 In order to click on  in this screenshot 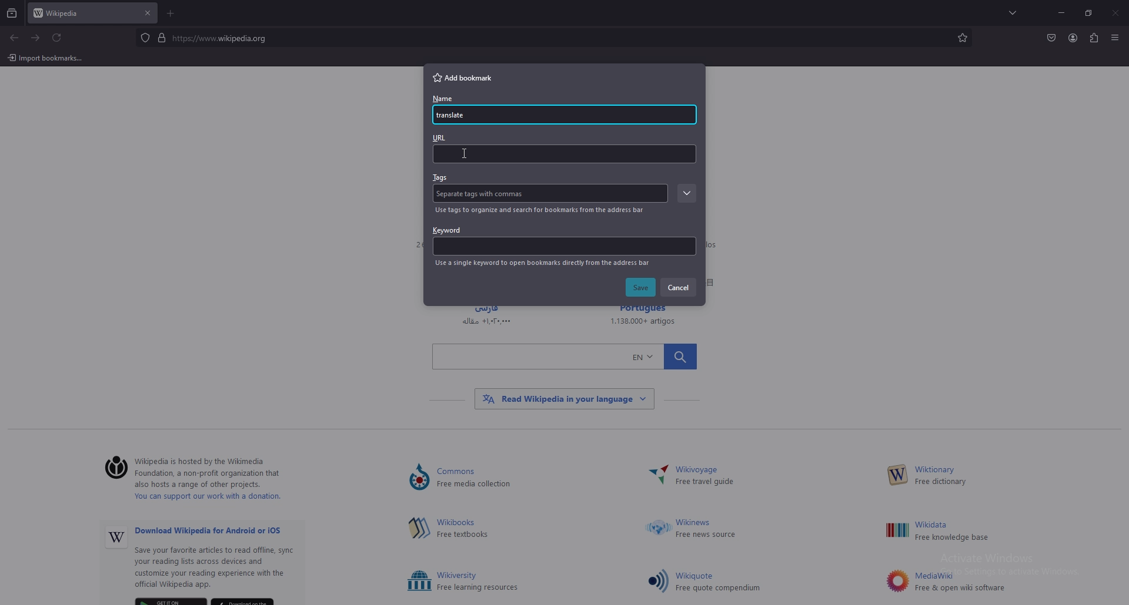, I will do `click(894, 581)`.